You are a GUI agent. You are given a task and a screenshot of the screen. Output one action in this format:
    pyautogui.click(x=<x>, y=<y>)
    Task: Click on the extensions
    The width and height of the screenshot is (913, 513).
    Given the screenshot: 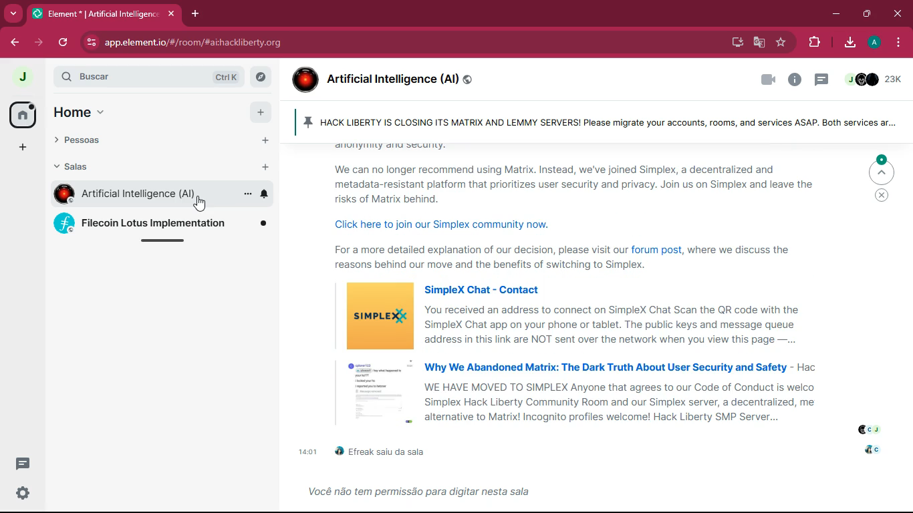 What is the action you would take?
    pyautogui.click(x=813, y=42)
    